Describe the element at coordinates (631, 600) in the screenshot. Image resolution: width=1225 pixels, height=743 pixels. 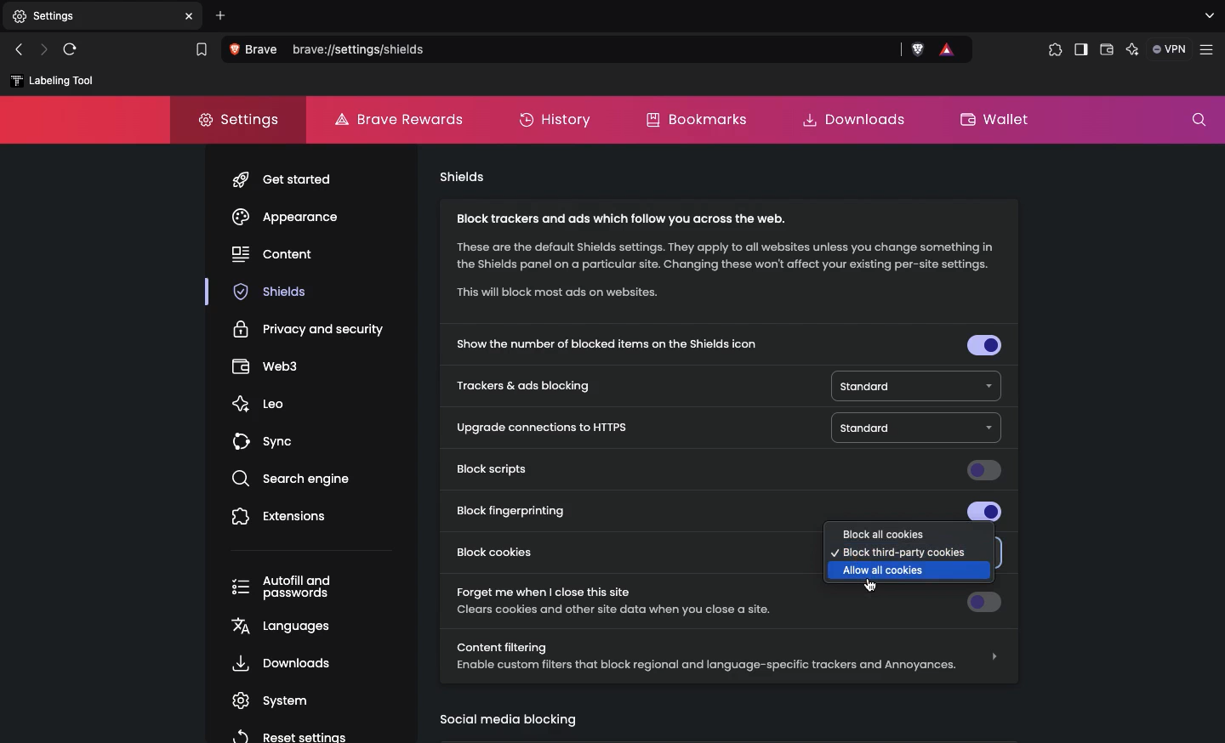
I see `Forget me when I close this site Clears cookies and other site data when you close a site.` at that location.